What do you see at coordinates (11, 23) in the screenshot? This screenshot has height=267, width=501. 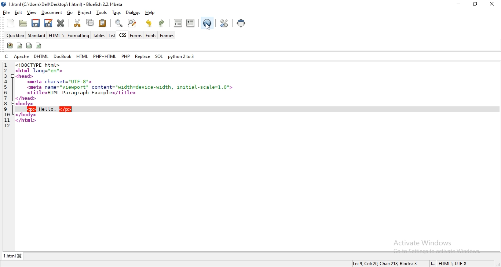 I see `new file` at bounding box center [11, 23].